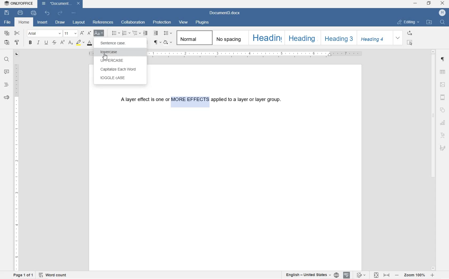  What do you see at coordinates (266, 37) in the screenshot?
I see `HEADING 1` at bounding box center [266, 37].